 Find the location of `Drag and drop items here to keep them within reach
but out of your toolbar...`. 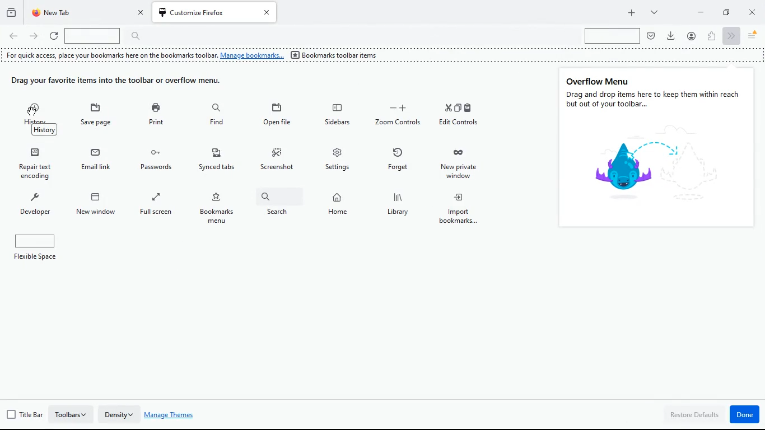

Drag and drop items here to keep them within reach
but out of your toolbar... is located at coordinates (655, 100).